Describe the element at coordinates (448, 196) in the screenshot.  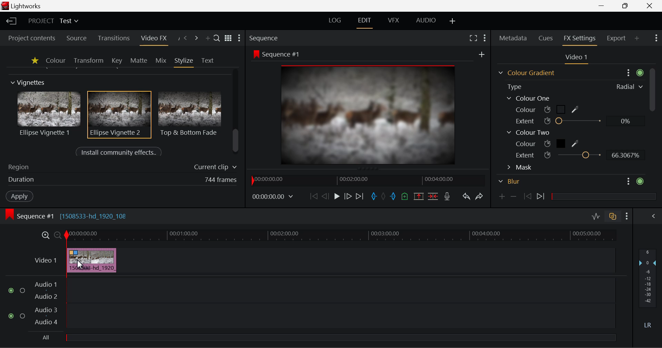
I see `Record Voiceover` at that location.